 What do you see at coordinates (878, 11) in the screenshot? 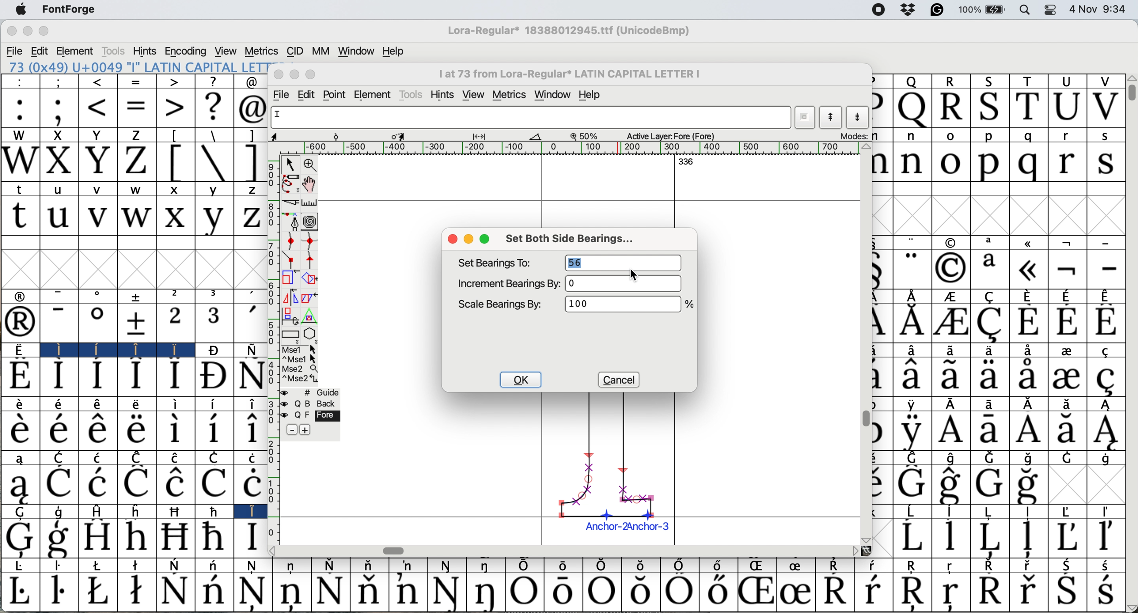
I see `screen recorder` at bounding box center [878, 11].